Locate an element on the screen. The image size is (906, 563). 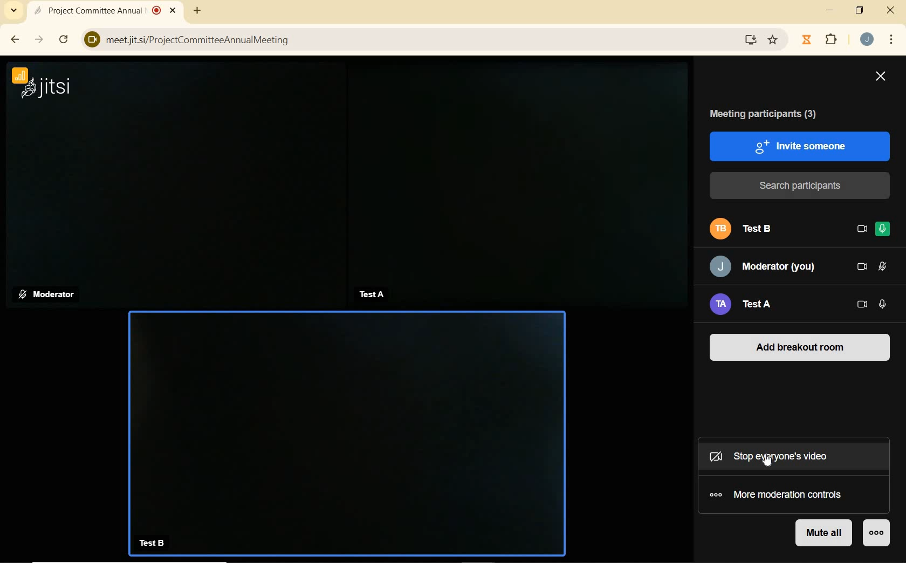
CUSTOMIZE GOOGLE CHROME is located at coordinates (890, 40).